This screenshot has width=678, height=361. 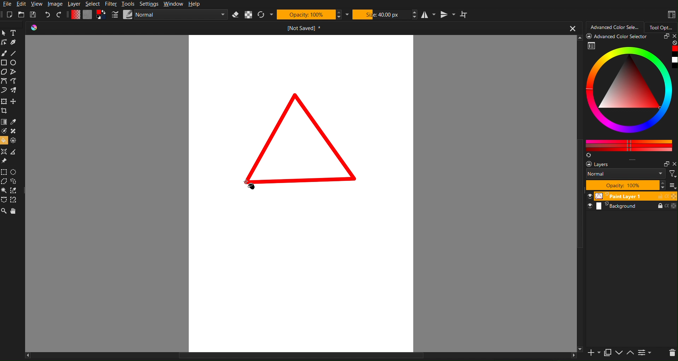 What do you see at coordinates (615, 26) in the screenshot?
I see `Advanced Color Selector` at bounding box center [615, 26].